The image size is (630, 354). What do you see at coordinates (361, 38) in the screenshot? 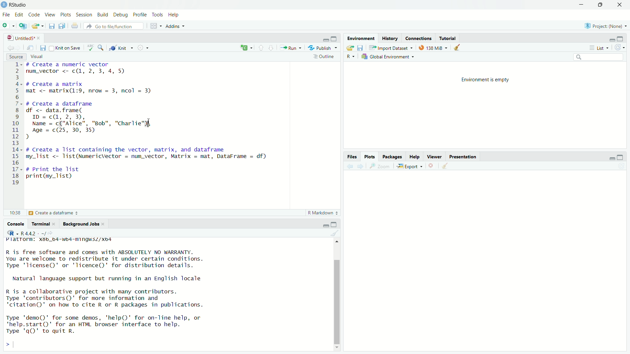
I see `Environment` at bounding box center [361, 38].